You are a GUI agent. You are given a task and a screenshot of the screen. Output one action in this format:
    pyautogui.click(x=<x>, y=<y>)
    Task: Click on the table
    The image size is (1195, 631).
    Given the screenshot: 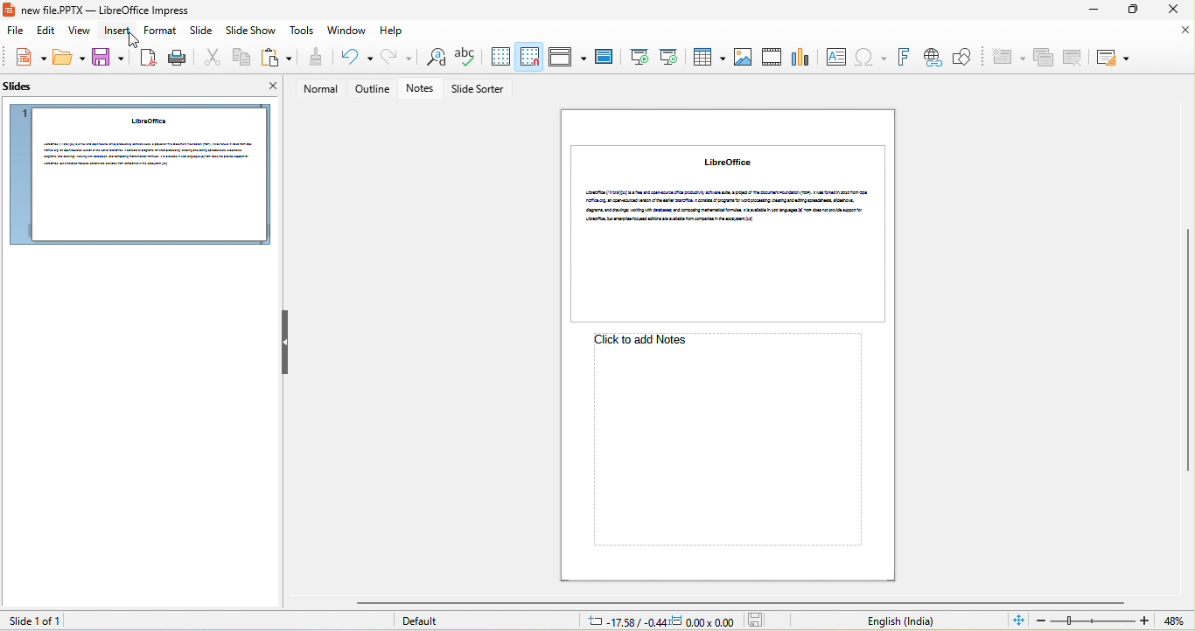 What is the action you would take?
    pyautogui.click(x=707, y=56)
    